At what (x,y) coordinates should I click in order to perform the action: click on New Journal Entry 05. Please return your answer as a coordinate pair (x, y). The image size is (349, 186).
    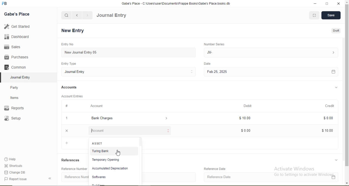
    Looking at the image, I should click on (130, 52).